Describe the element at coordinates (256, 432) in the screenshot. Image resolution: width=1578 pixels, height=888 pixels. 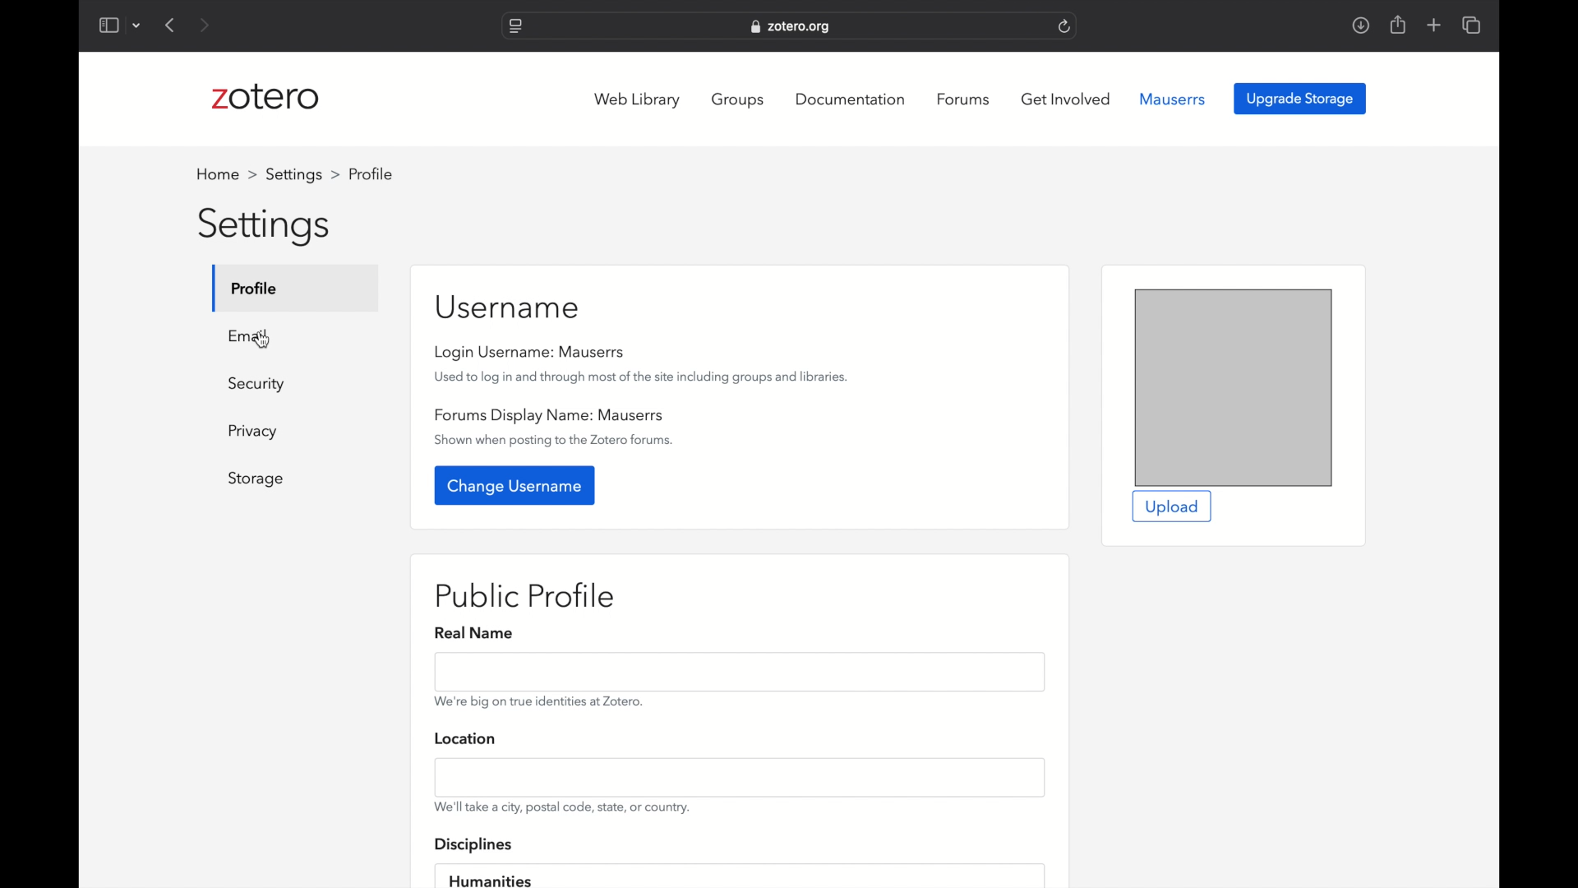
I see `privacy` at that location.